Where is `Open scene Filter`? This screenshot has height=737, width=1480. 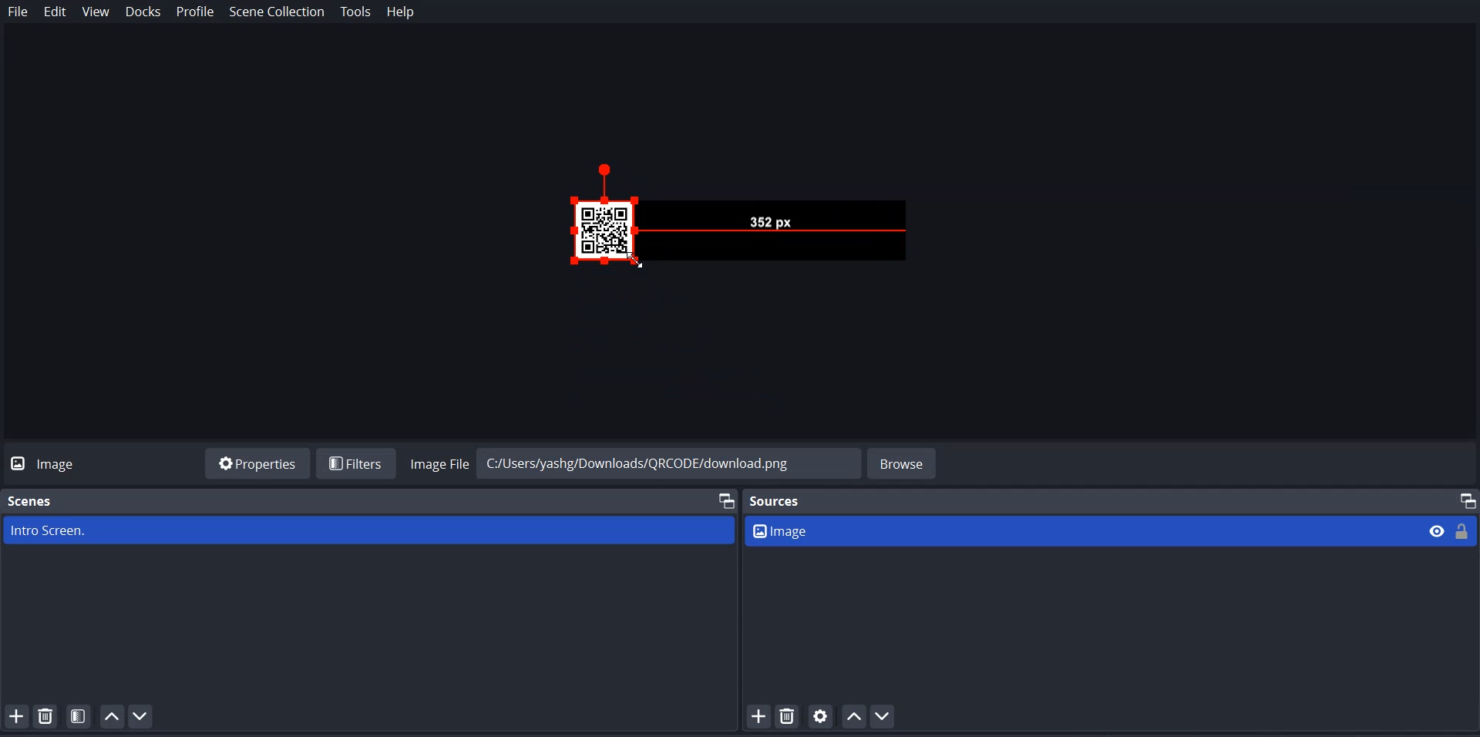 Open scene Filter is located at coordinates (79, 716).